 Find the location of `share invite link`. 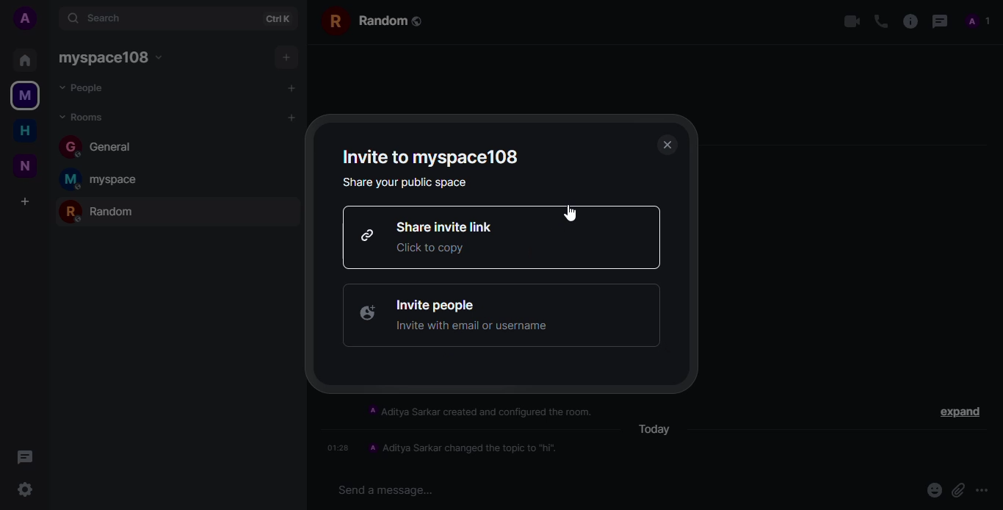

share invite link is located at coordinates (501, 237).